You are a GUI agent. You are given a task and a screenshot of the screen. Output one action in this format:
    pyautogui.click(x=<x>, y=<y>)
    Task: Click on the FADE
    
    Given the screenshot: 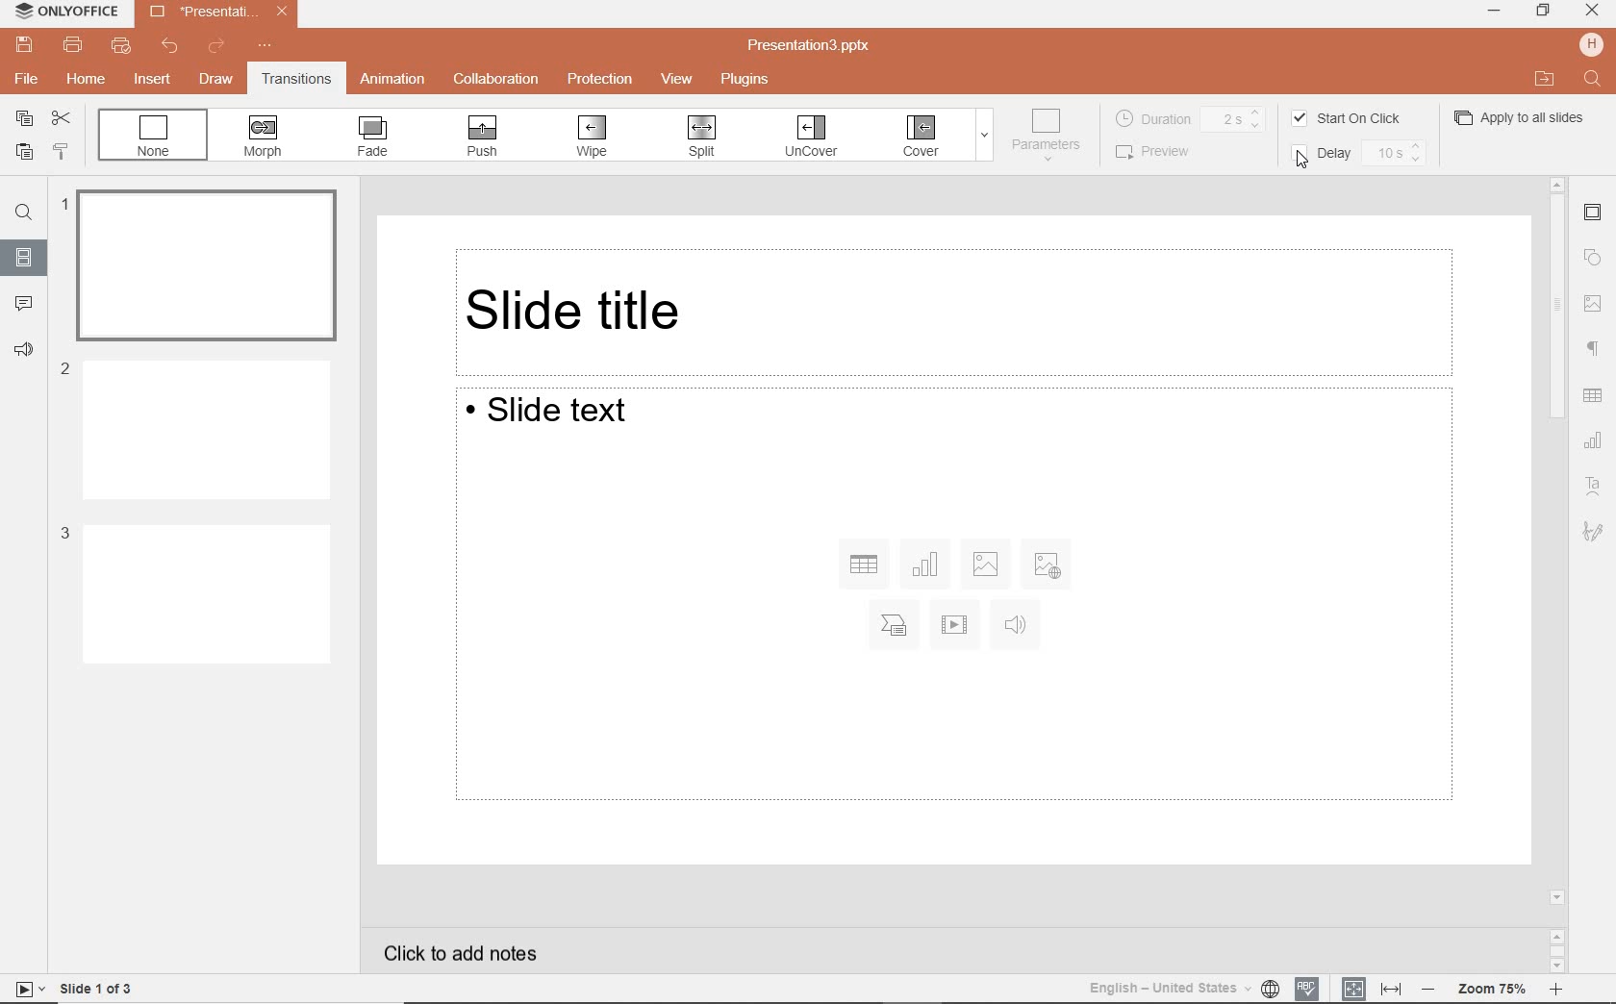 What is the action you would take?
    pyautogui.click(x=374, y=137)
    